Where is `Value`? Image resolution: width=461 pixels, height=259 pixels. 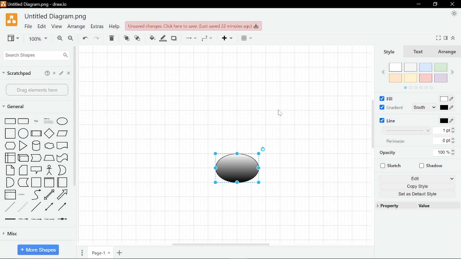
Value is located at coordinates (437, 206).